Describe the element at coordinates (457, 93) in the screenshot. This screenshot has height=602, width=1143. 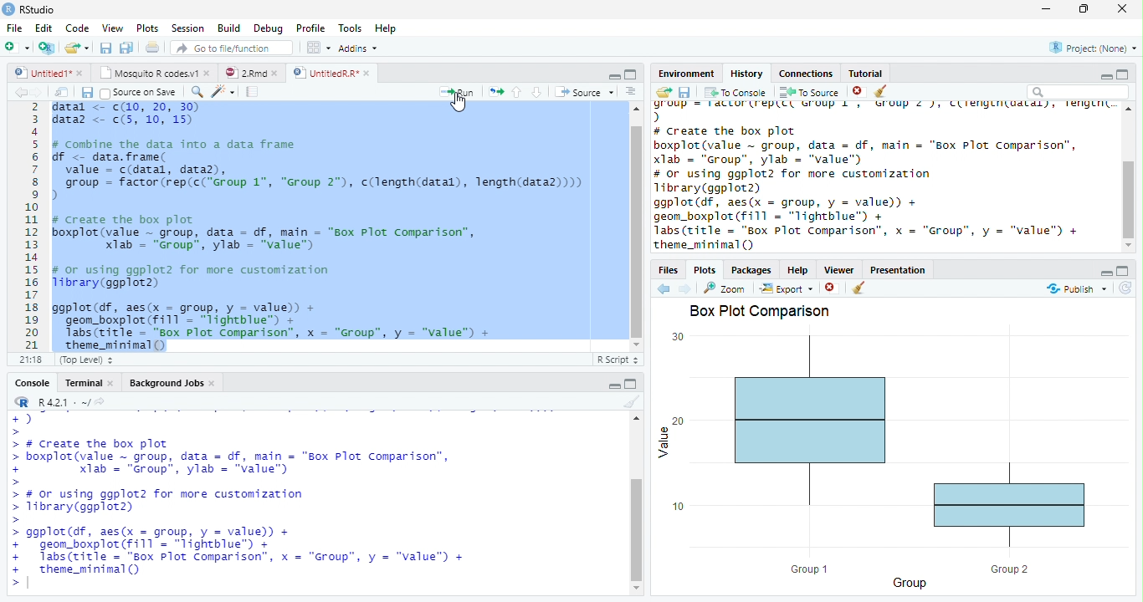
I see `Run` at that location.